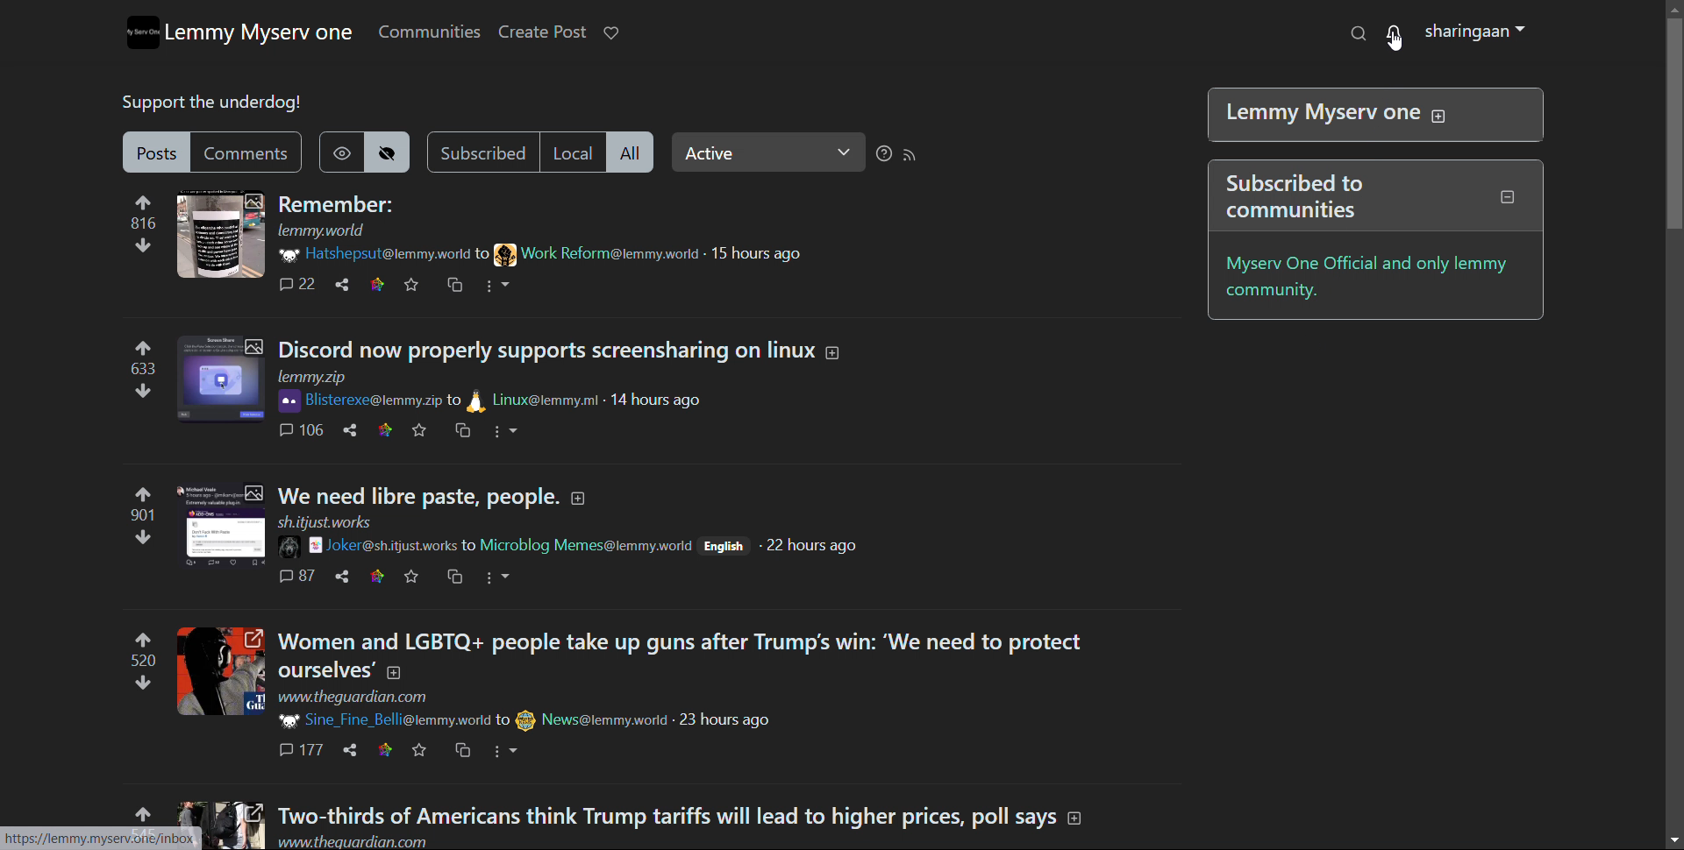 This screenshot has height=850, width=1684. I want to click on (23 hours ago)time of posting, so click(724, 719).